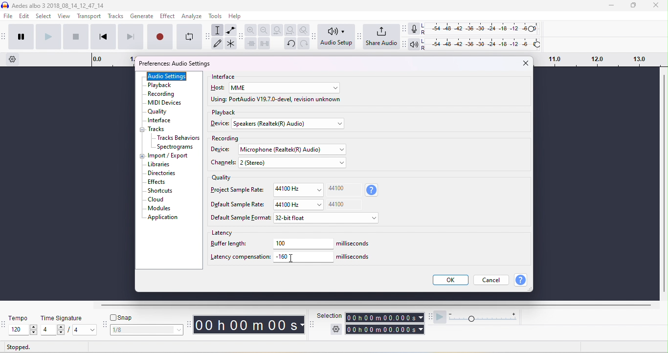 The height and width of the screenshot is (353, 668). Describe the element at coordinates (304, 44) in the screenshot. I see `redo` at that location.